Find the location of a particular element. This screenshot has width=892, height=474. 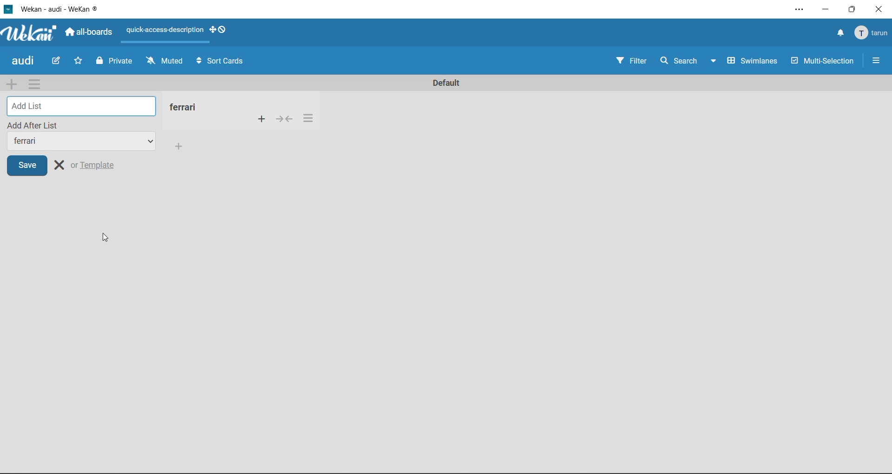

add after list is located at coordinates (36, 126).